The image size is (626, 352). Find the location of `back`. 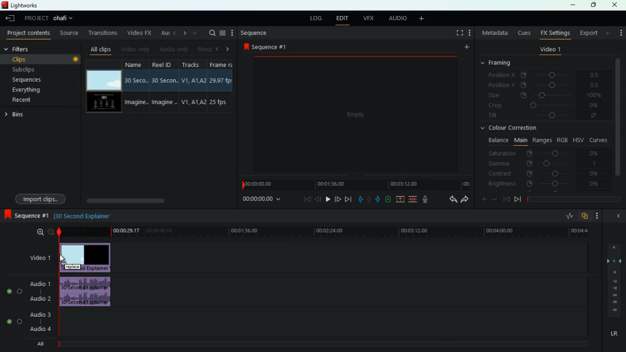

back is located at coordinates (451, 200).